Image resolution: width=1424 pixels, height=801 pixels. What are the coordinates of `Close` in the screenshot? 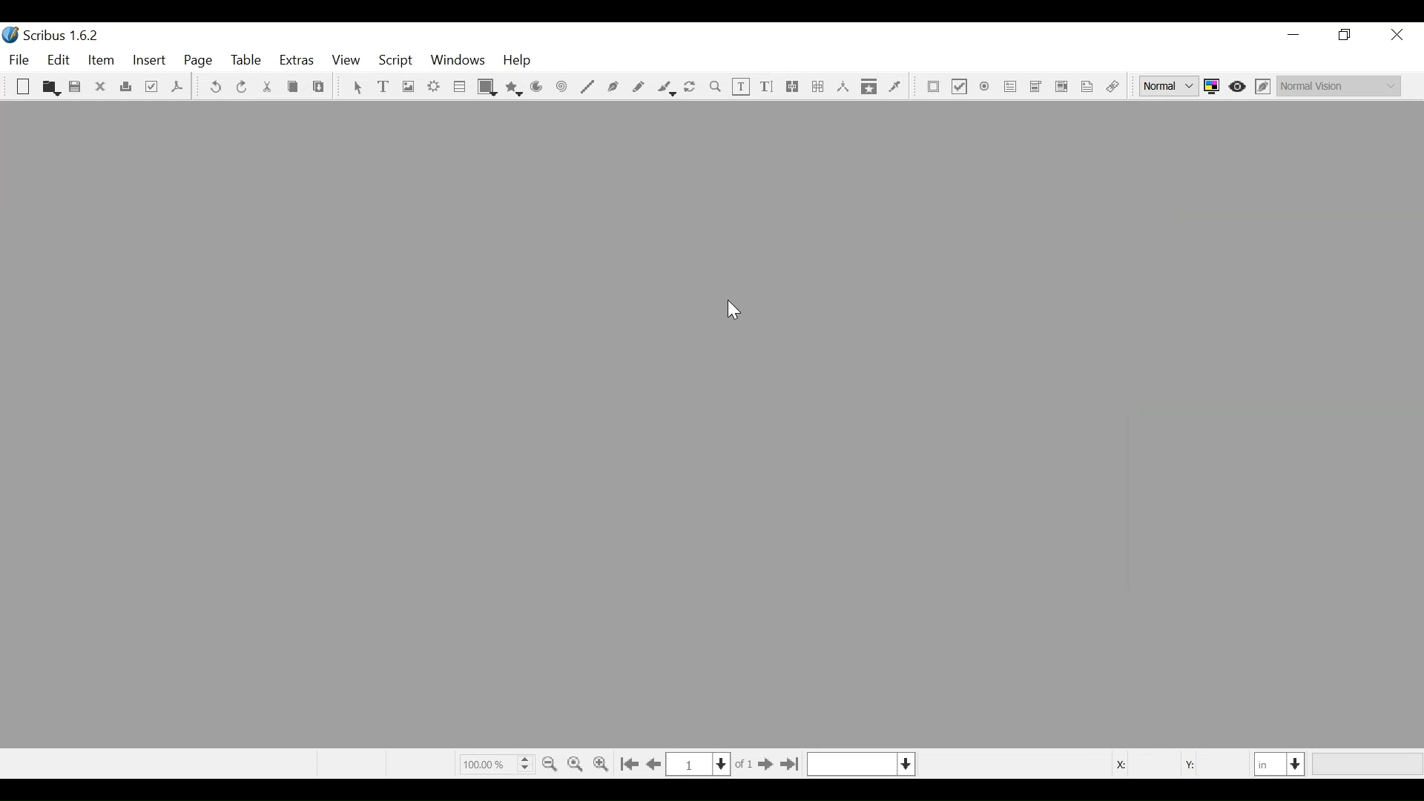 It's located at (1396, 35).